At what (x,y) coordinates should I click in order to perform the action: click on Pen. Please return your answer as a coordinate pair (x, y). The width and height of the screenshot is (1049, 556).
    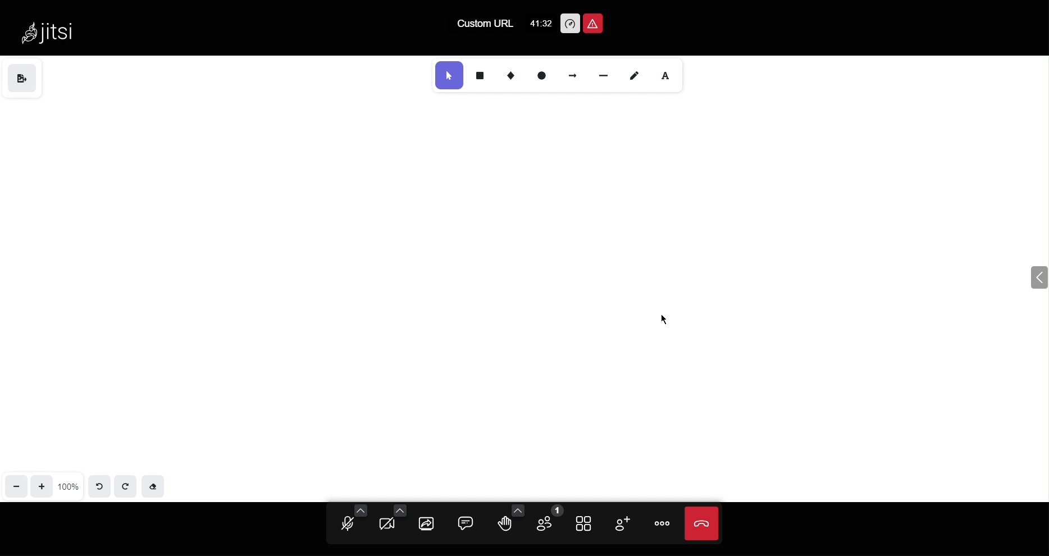
    Looking at the image, I should click on (637, 75).